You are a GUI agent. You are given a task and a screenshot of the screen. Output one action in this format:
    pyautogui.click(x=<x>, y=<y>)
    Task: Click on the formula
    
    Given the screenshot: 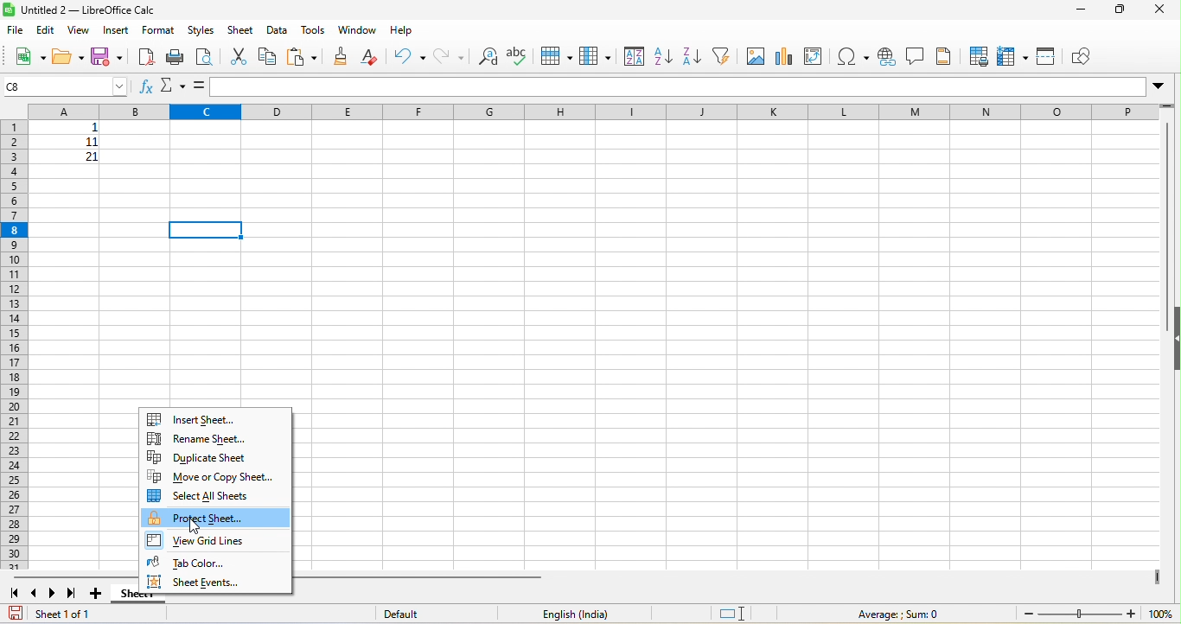 What is the action you would take?
    pyautogui.click(x=896, y=614)
    